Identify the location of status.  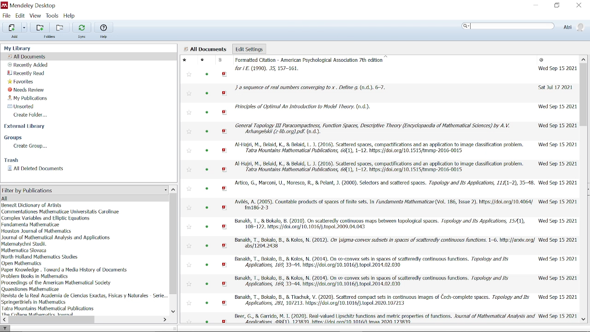
(207, 112).